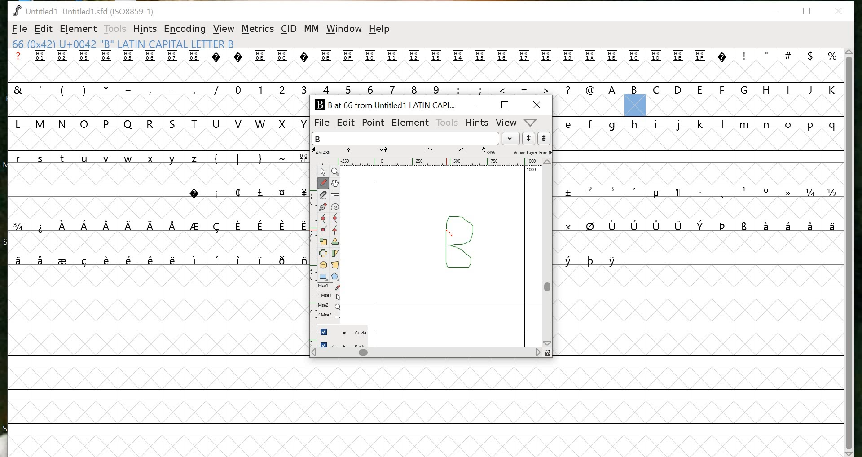 The height and width of the screenshot is (457, 862). What do you see at coordinates (529, 139) in the screenshot?
I see `up` at bounding box center [529, 139].